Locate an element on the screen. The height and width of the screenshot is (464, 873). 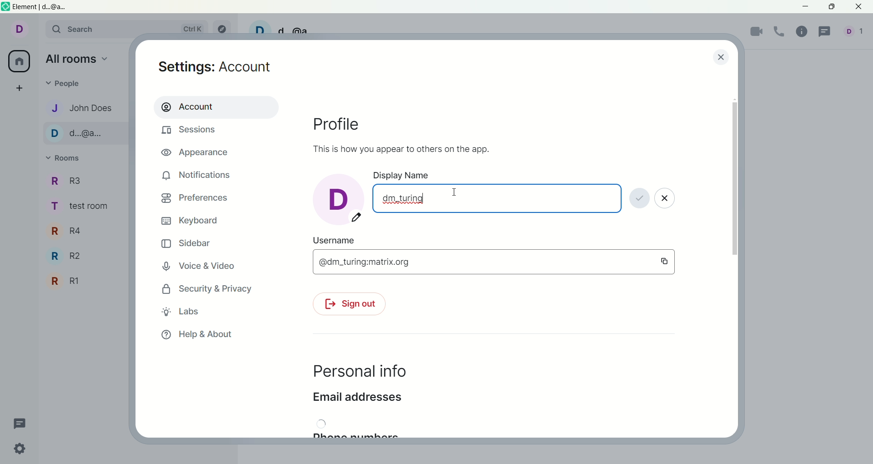
This is how you appear to others on the app. is located at coordinates (404, 150).